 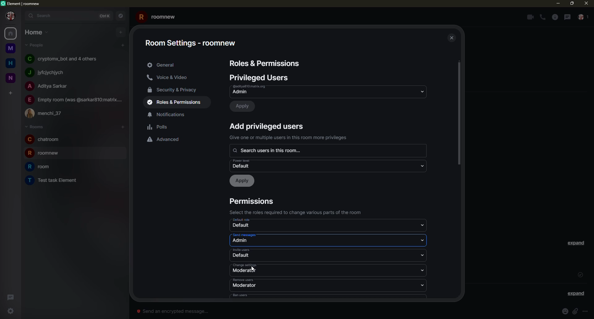 What do you see at coordinates (49, 87) in the screenshot?
I see `people` at bounding box center [49, 87].